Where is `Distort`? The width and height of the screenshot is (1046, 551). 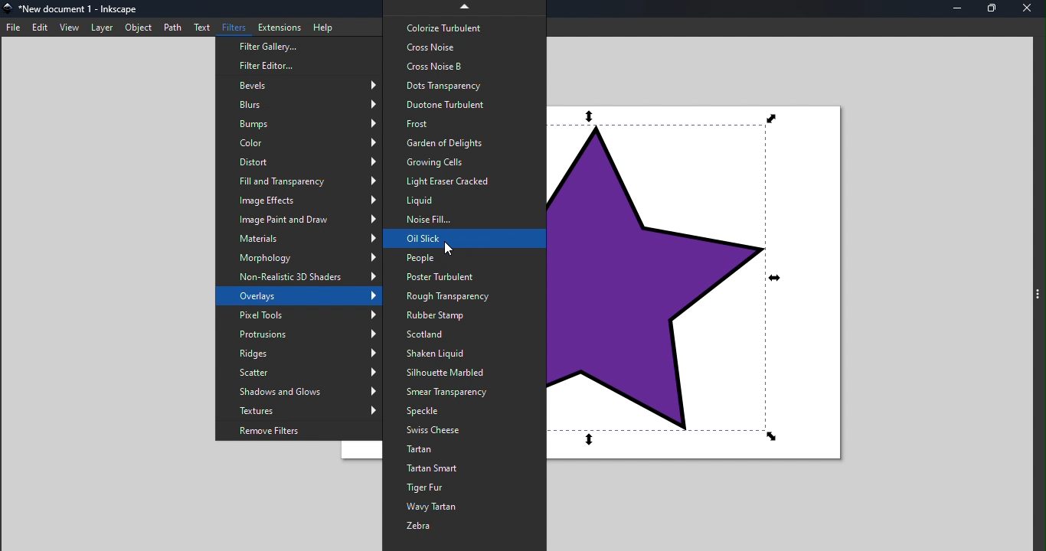
Distort is located at coordinates (299, 161).